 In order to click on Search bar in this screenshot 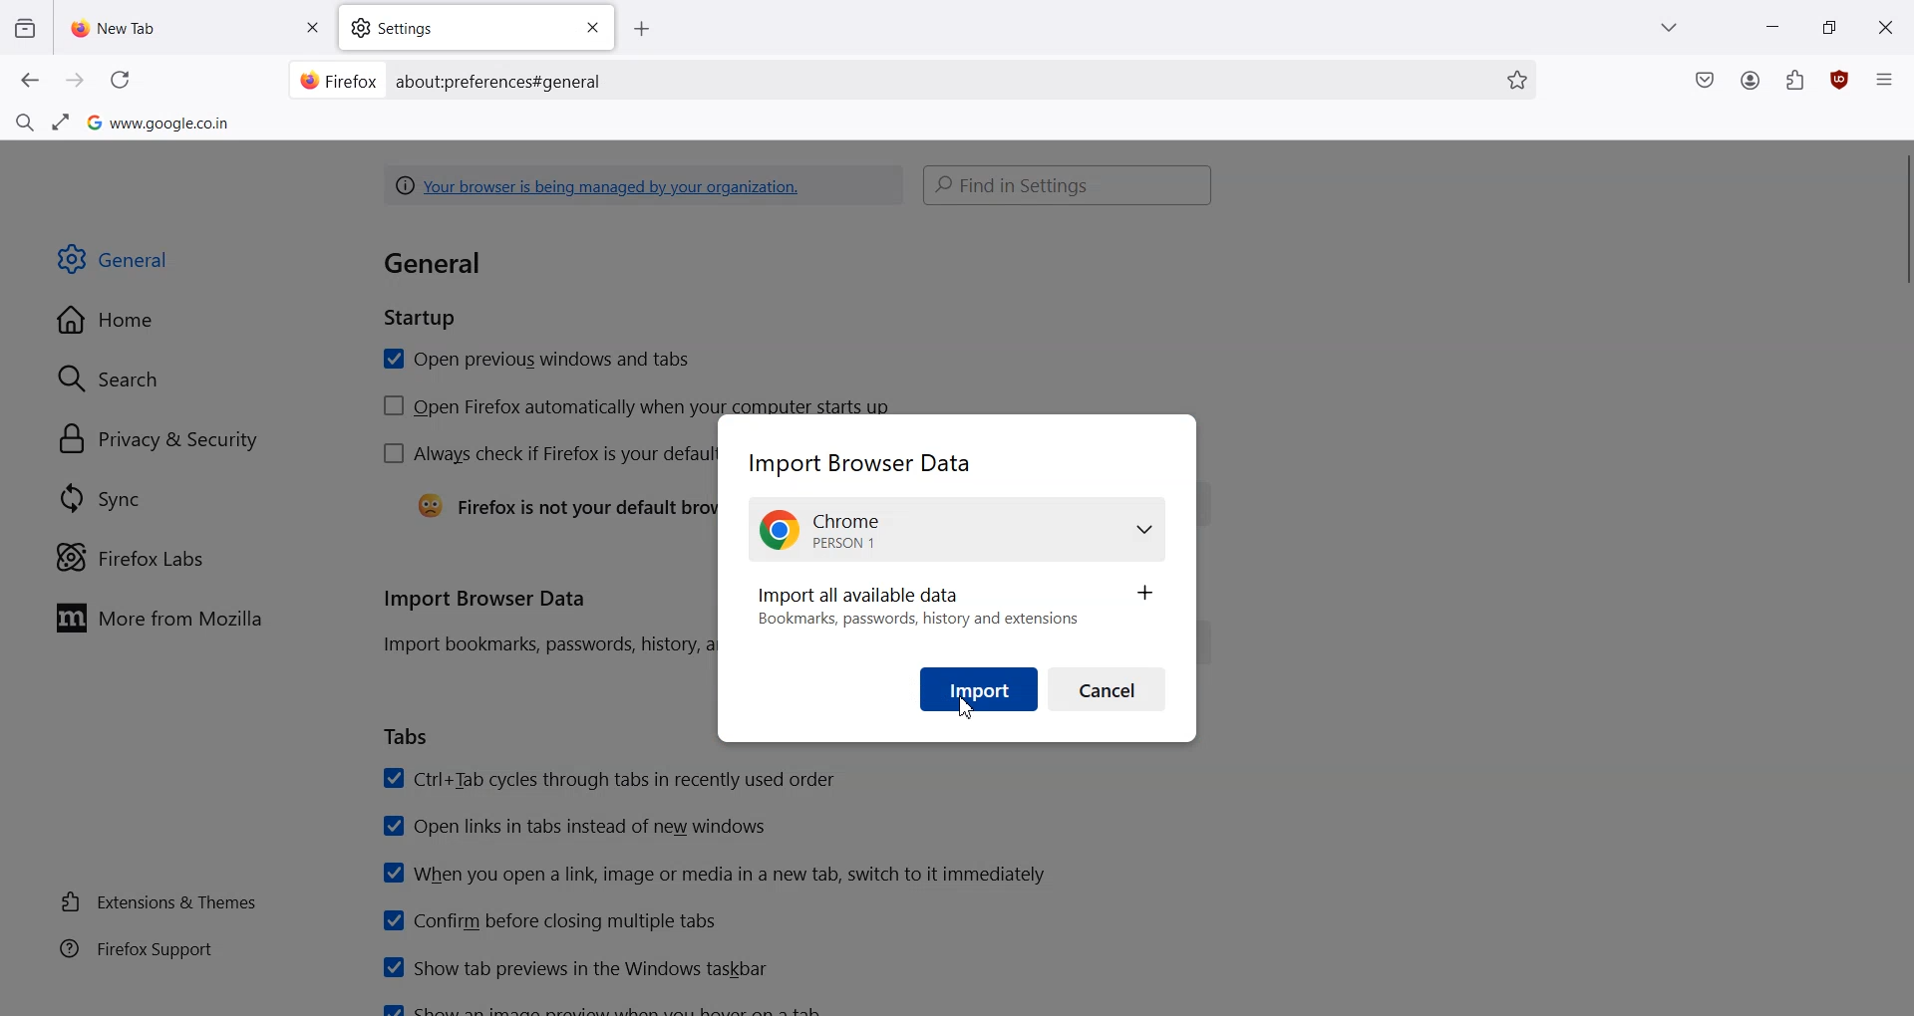, I will do `click(1070, 186)`.